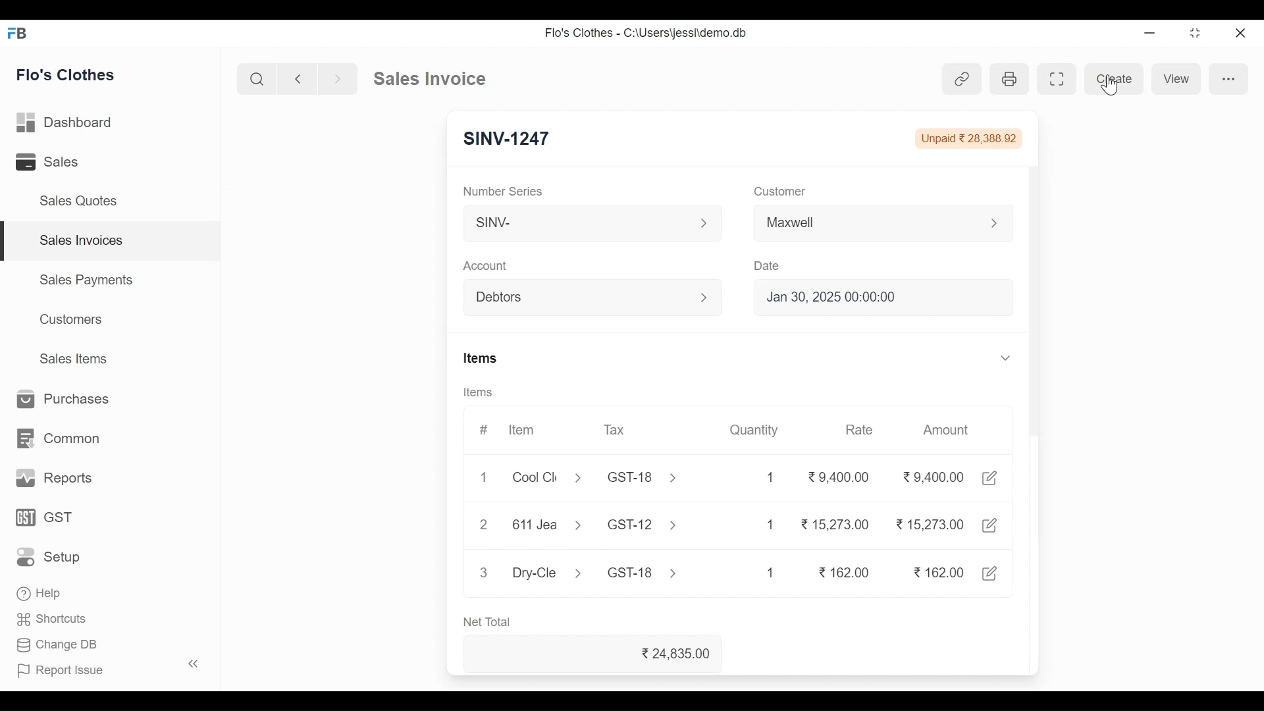 The height and width of the screenshot is (711, 1264). I want to click on Sales Items, so click(72, 358).